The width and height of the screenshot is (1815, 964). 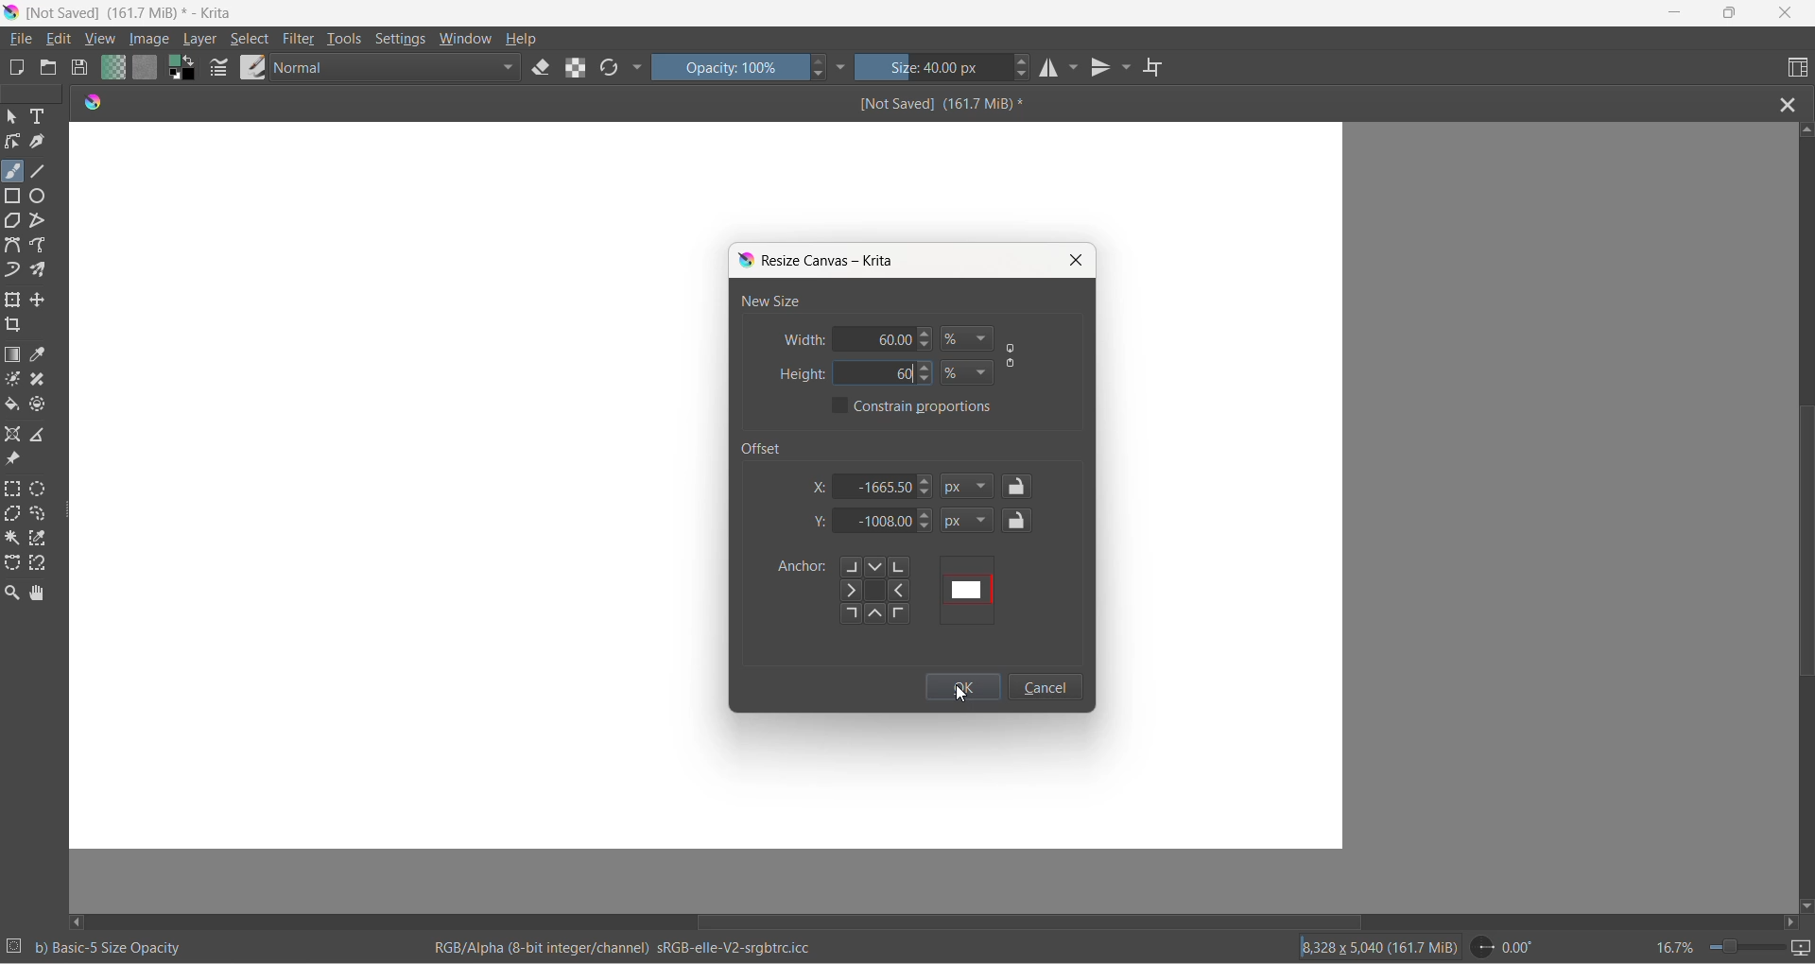 I want to click on tools, so click(x=347, y=43).